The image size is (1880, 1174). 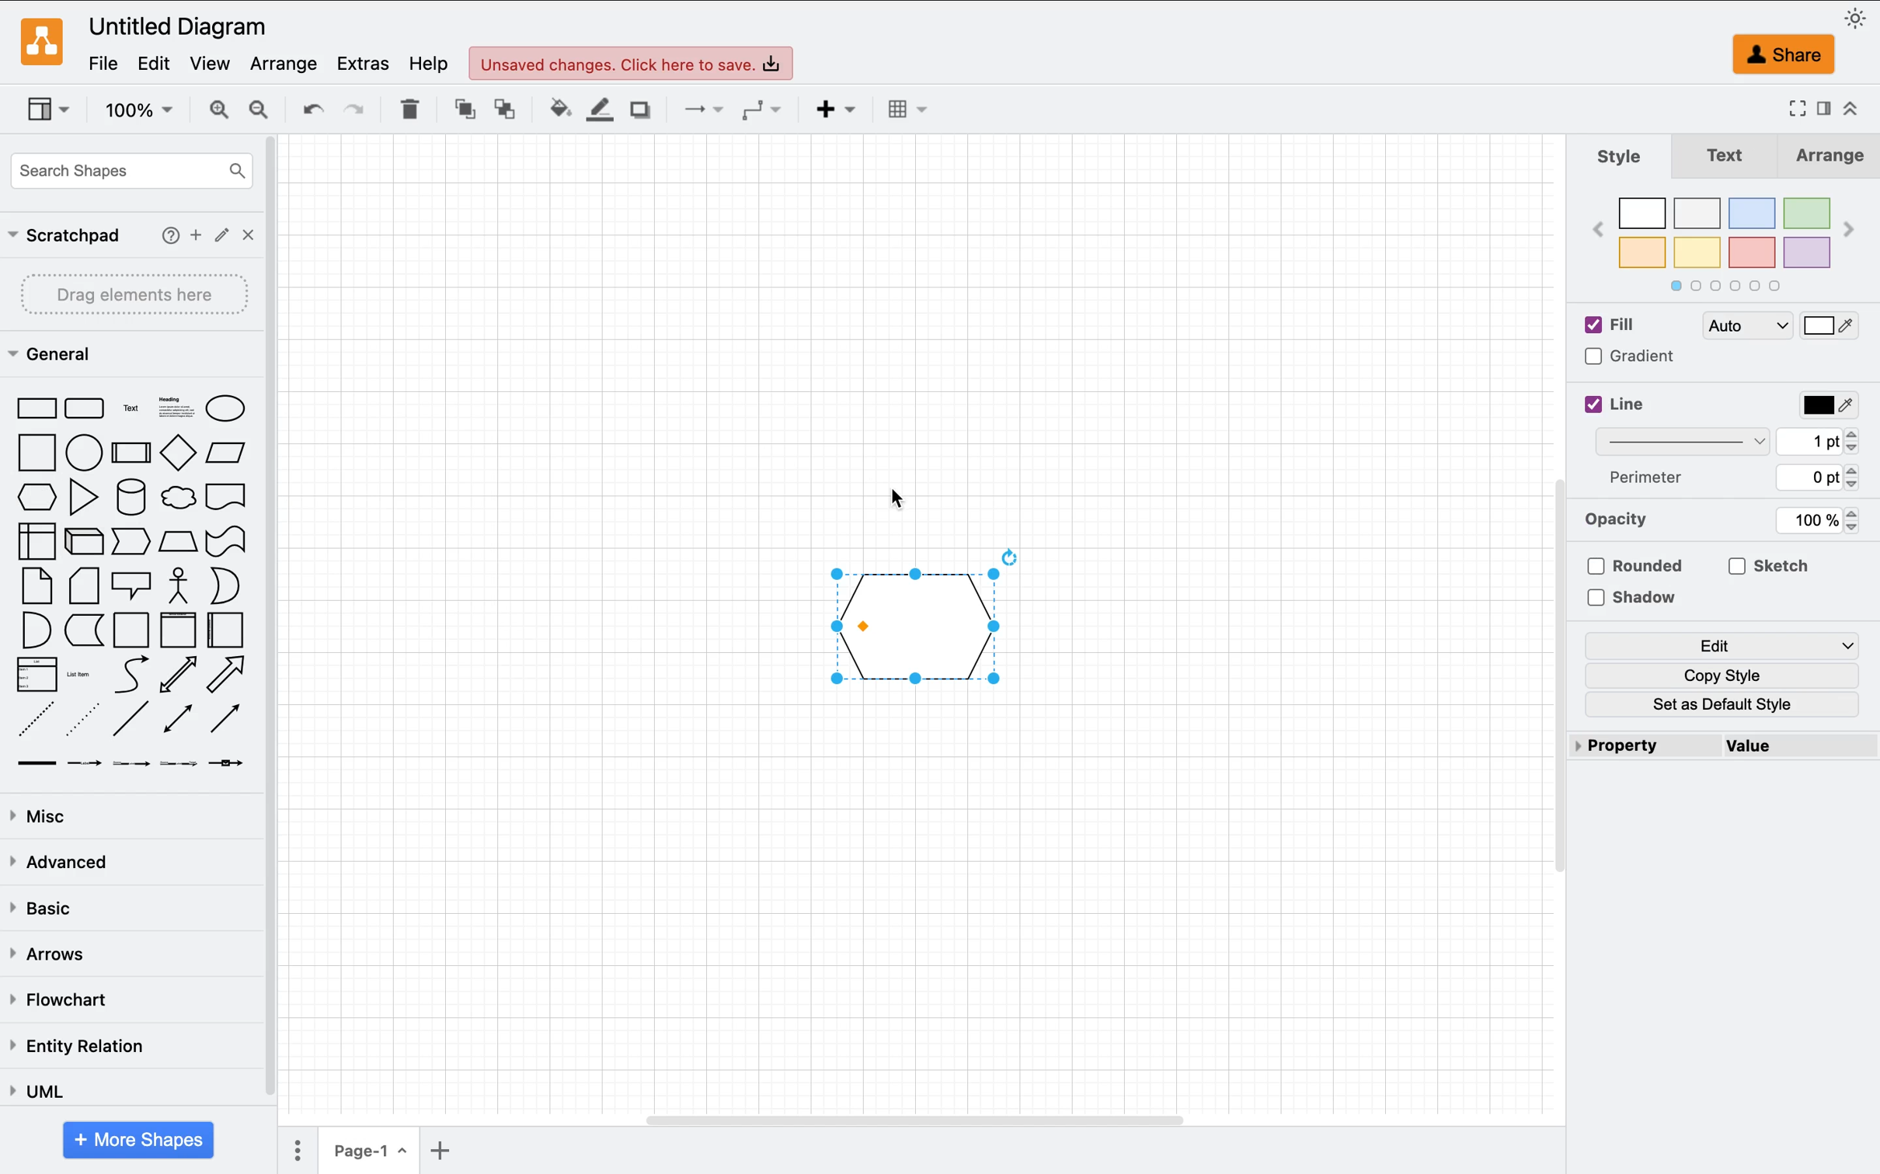 What do you see at coordinates (409, 109) in the screenshot?
I see `table` at bounding box center [409, 109].